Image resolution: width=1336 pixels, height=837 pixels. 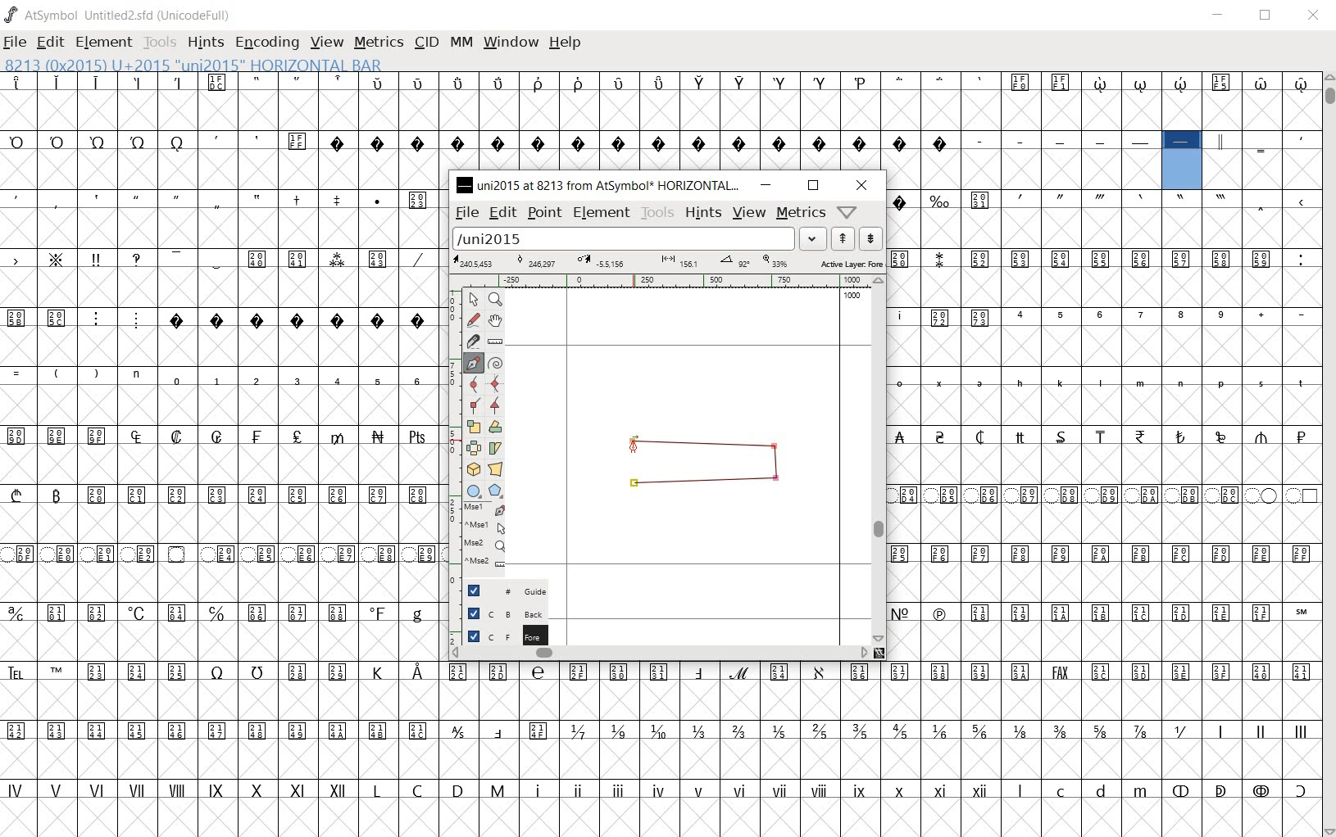 What do you see at coordinates (1220, 16) in the screenshot?
I see `MINIMIZE` at bounding box center [1220, 16].